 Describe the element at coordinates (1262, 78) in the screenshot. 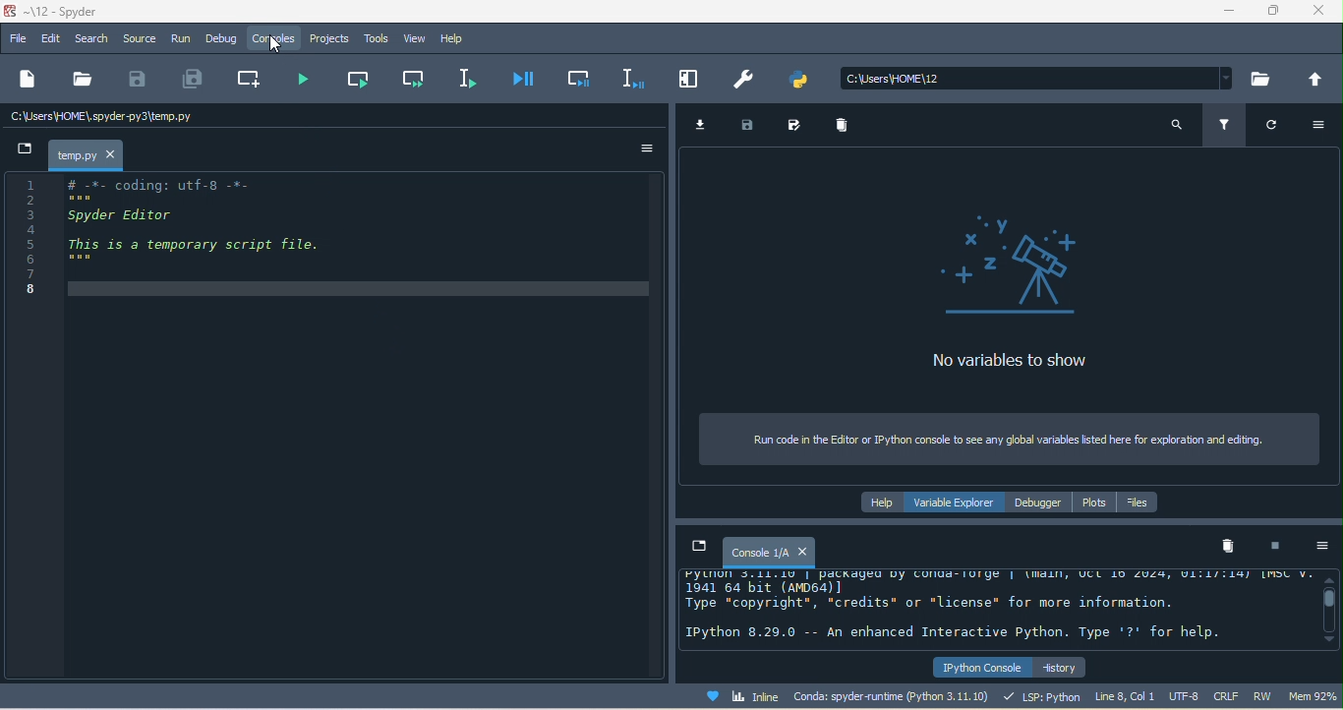

I see `browse` at that location.